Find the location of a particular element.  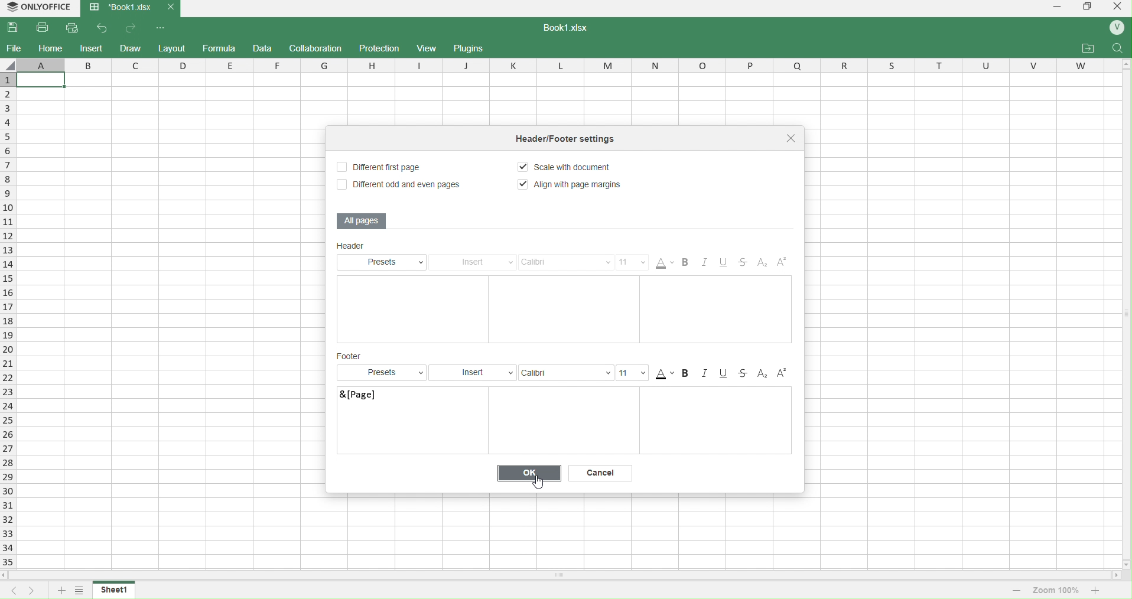

previous sheet is located at coordinates (9, 591).